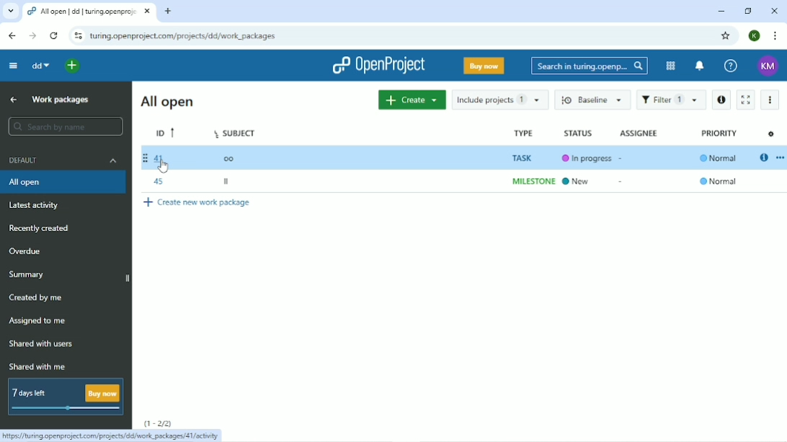 The image size is (787, 442). I want to click on Up, so click(13, 99).